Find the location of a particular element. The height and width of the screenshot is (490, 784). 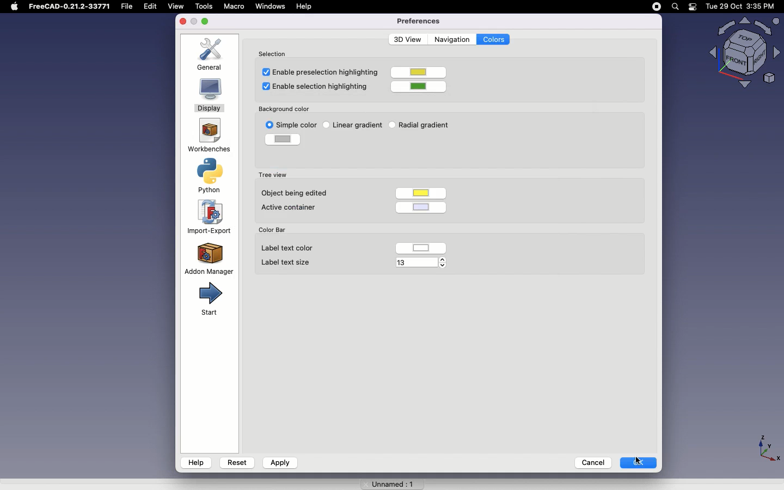

Python is located at coordinates (212, 176).